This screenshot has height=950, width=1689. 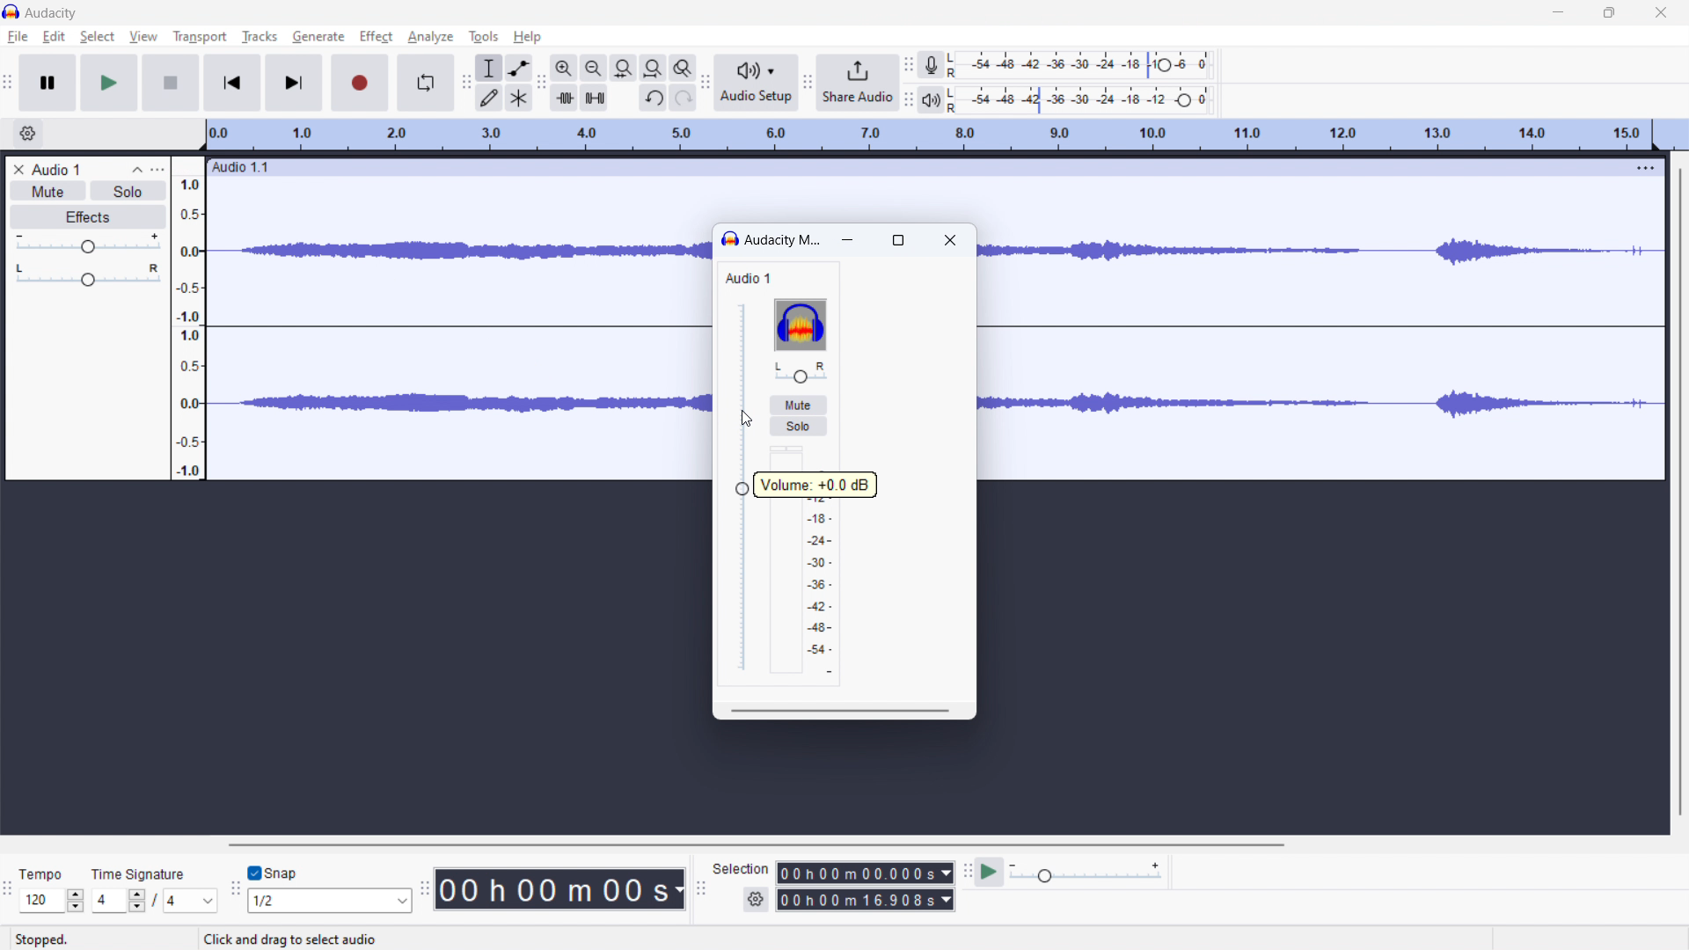 I want to click on solo, so click(x=799, y=426).